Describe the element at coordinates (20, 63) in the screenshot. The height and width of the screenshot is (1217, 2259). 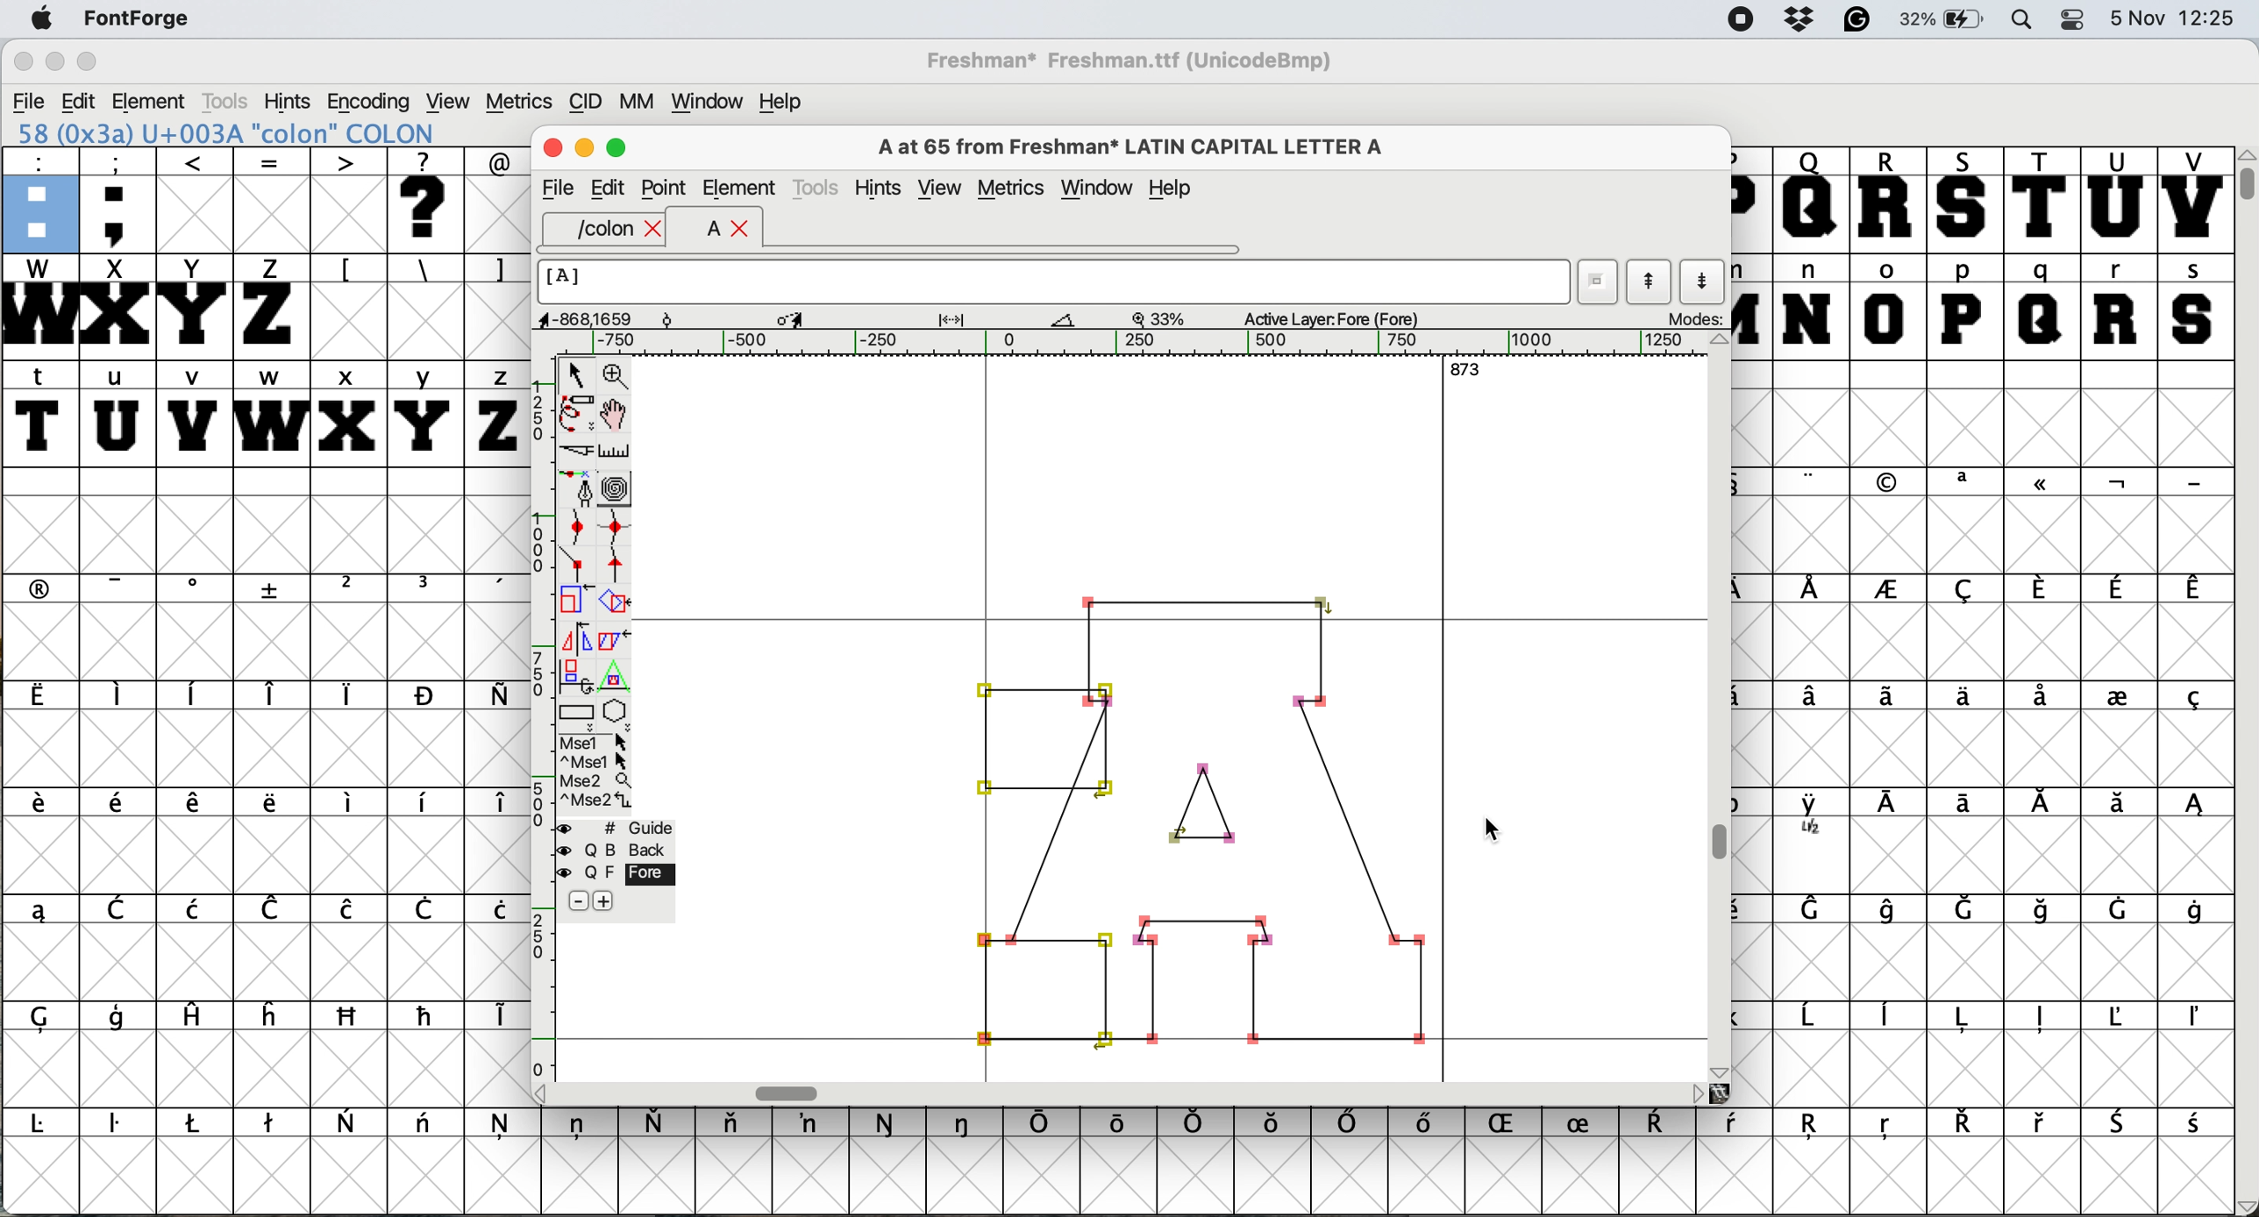
I see `close` at that location.